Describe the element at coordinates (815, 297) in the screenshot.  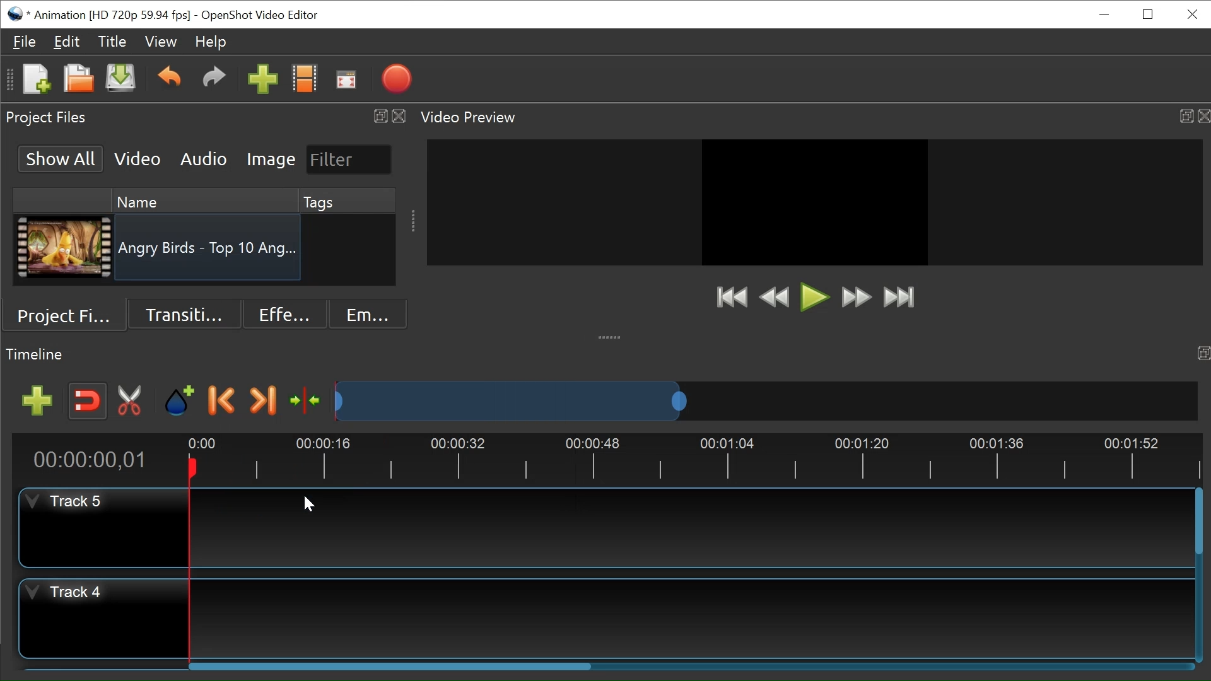
I see `Play` at that location.